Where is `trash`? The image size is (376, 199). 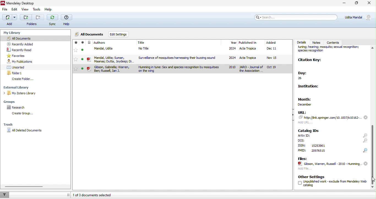
trash is located at coordinates (9, 125).